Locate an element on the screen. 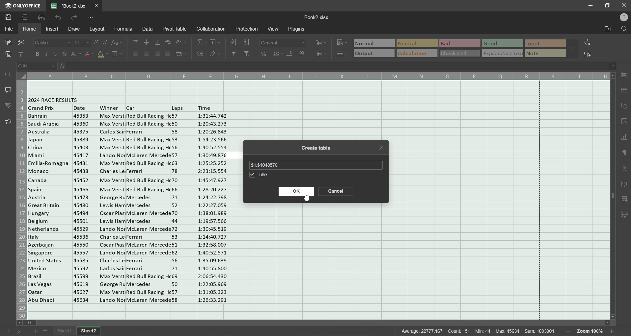 This screenshot has height=336, width=631. plugins is located at coordinates (296, 30).